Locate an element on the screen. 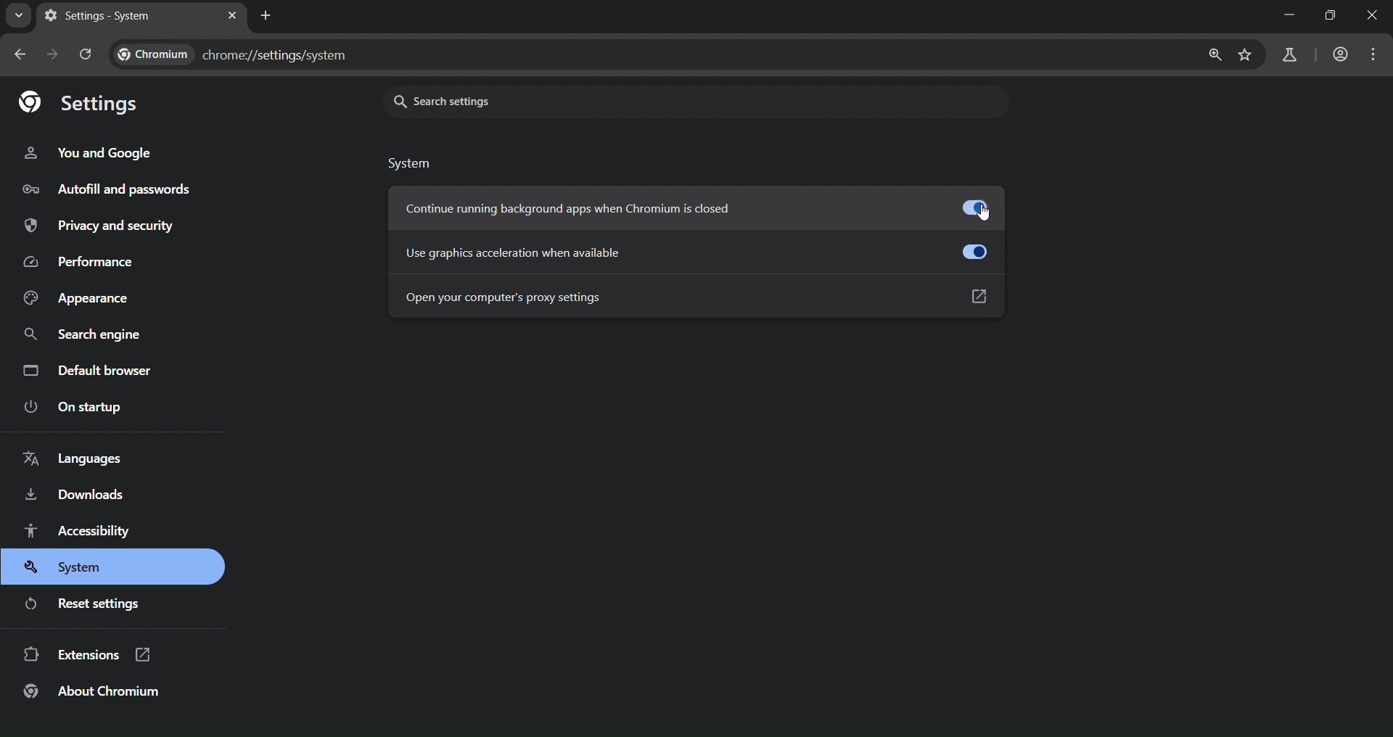  downloads is located at coordinates (82, 495).